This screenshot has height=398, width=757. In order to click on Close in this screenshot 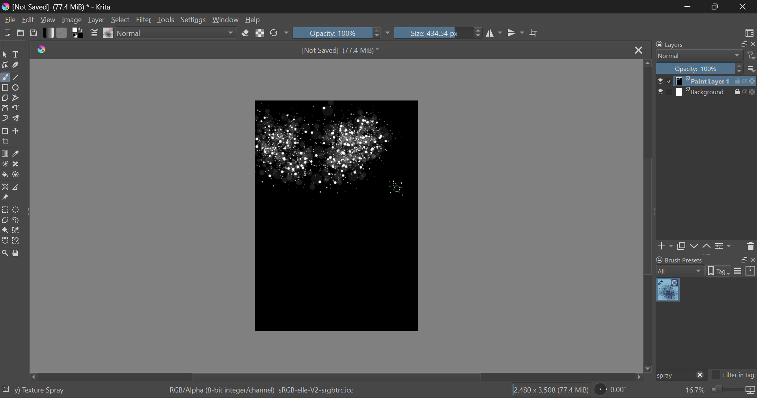, I will do `click(638, 51)`.